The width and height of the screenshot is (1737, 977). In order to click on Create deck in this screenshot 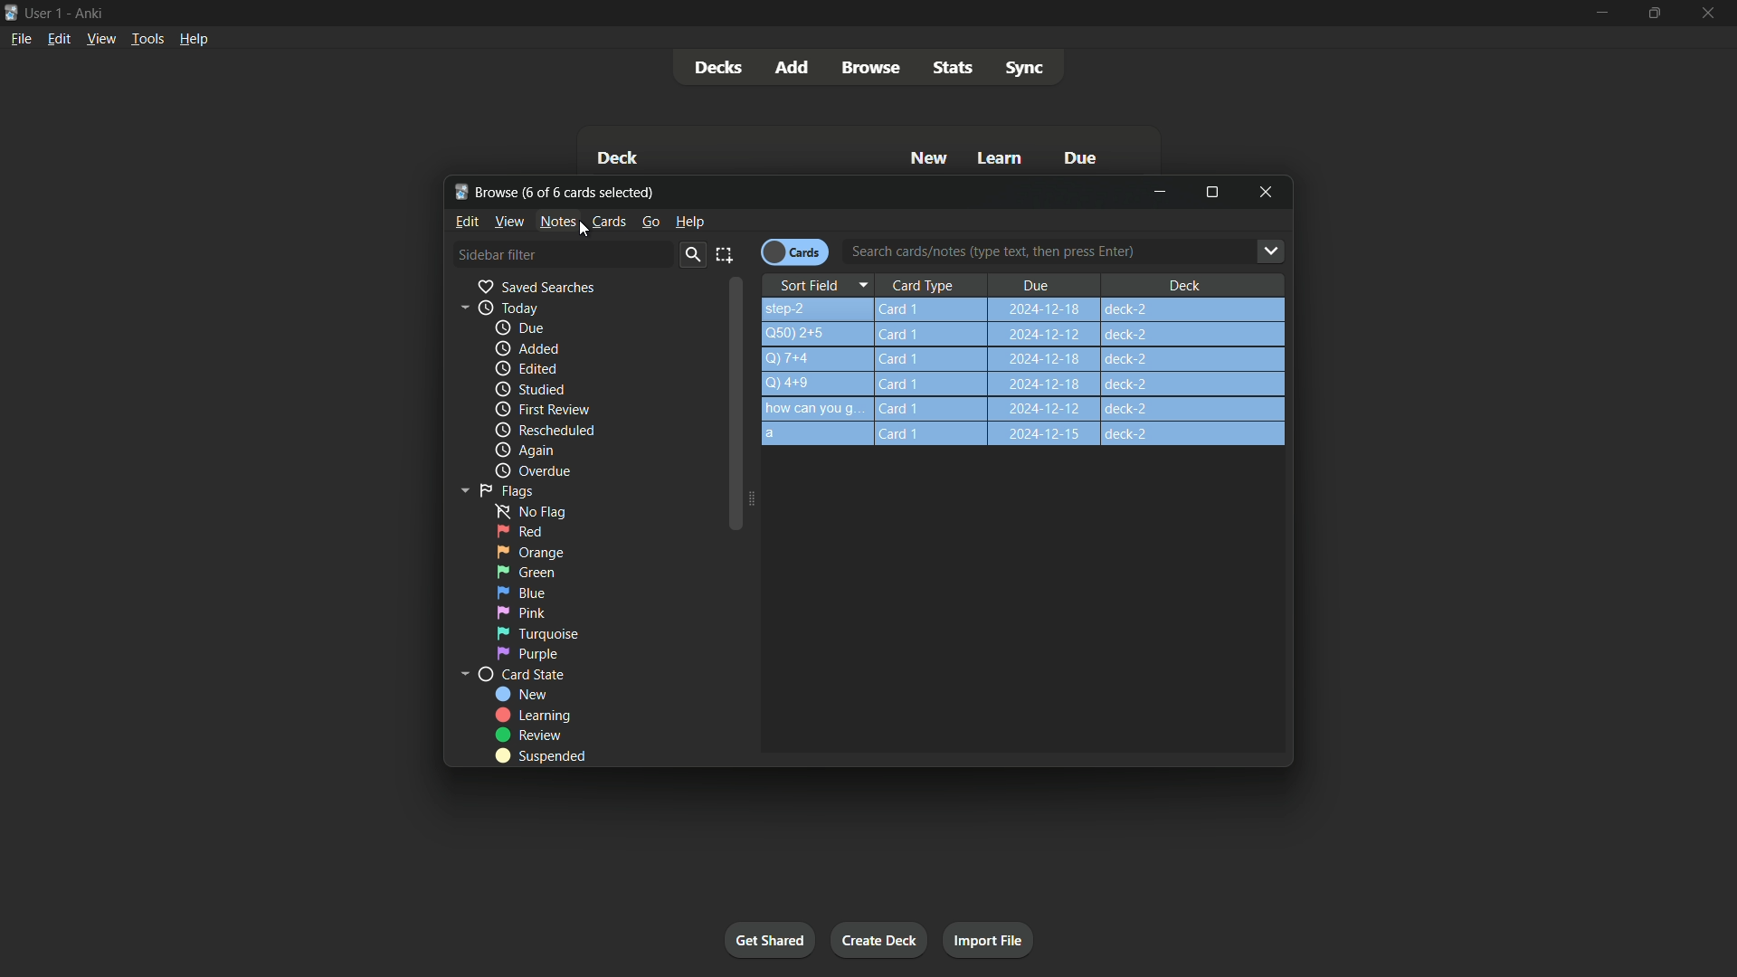, I will do `click(880, 939)`.